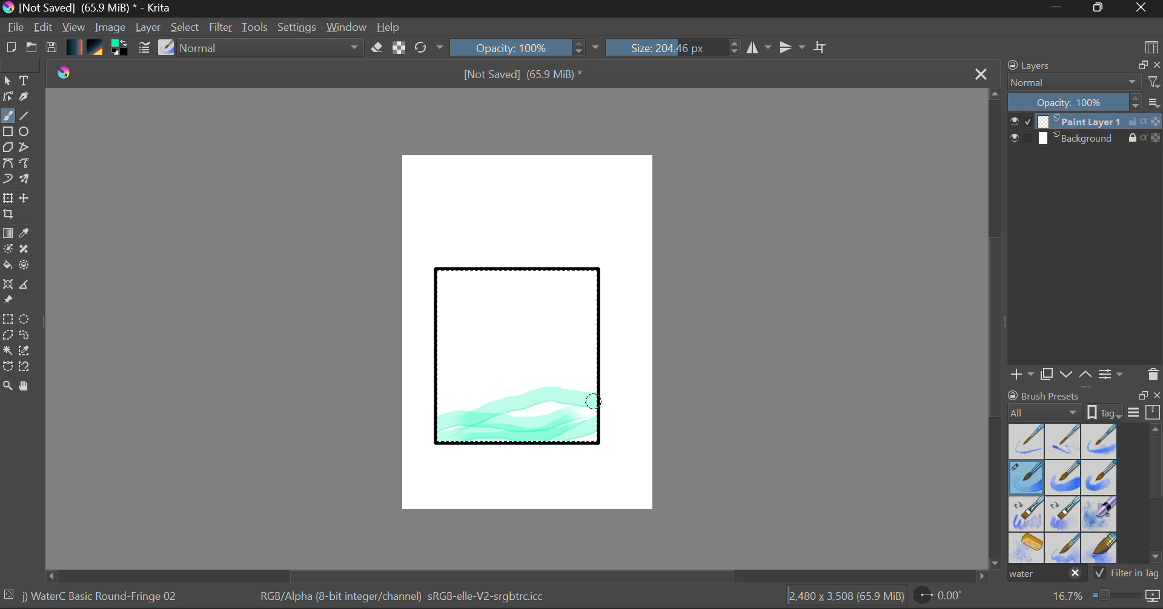 Image resolution: width=1163 pixels, height=609 pixels. What do you see at coordinates (7, 267) in the screenshot?
I see `Fill` at bounding box center [7, 267].